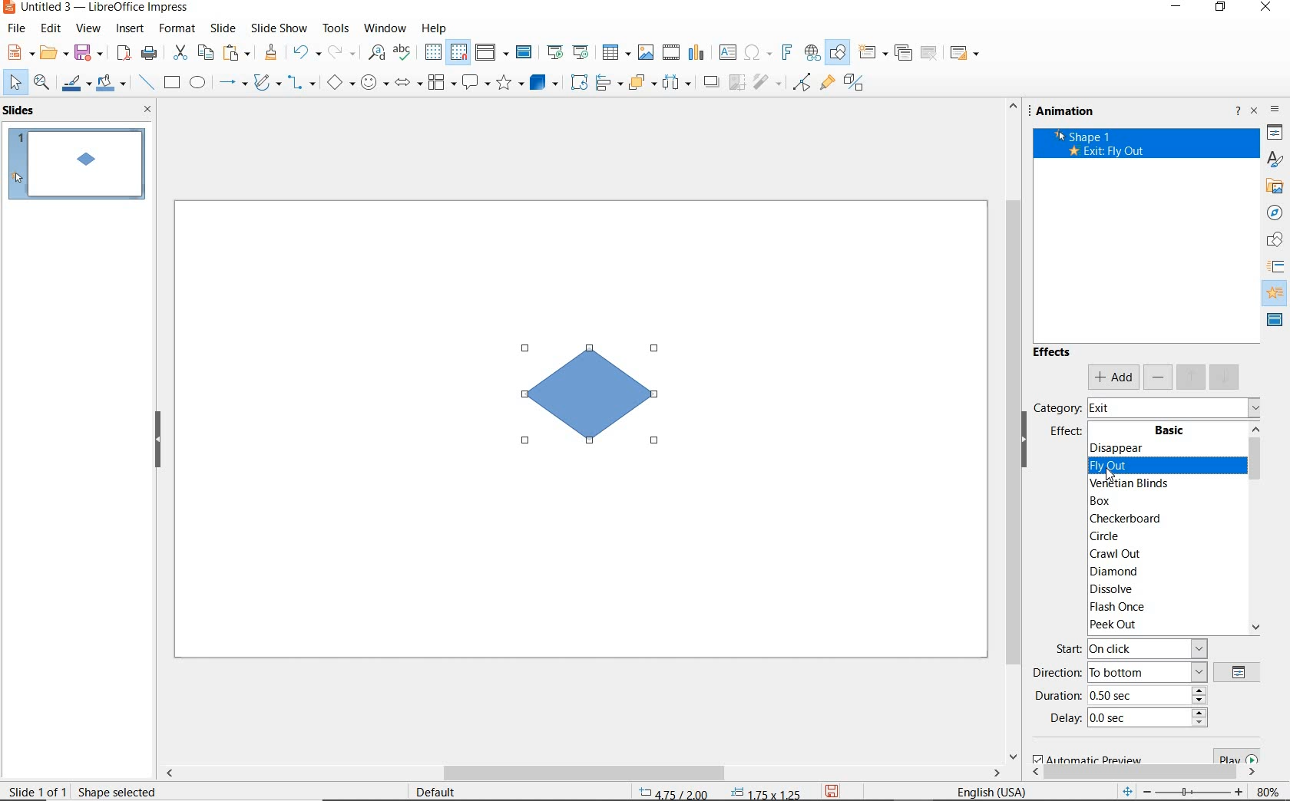 This screenshot has width=1290, height=801. Describe the element at coordinates (51, 28) in the screenshot. I see `edit` at that location.